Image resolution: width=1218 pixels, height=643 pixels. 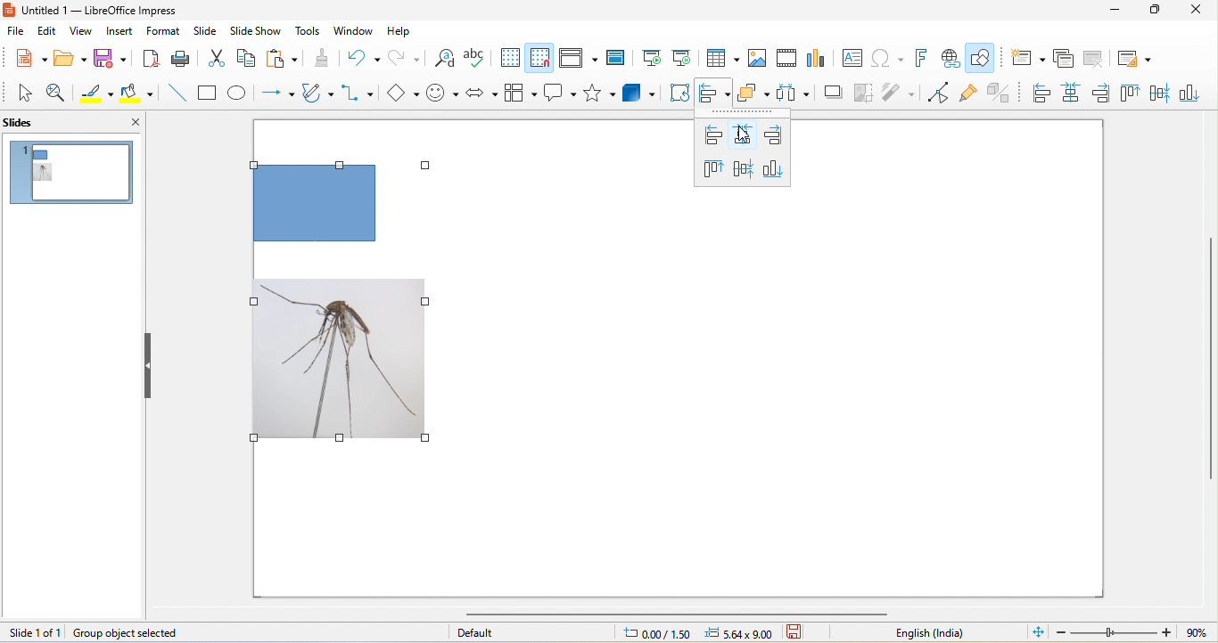 I want to click on new, so click(x=25, y=57).